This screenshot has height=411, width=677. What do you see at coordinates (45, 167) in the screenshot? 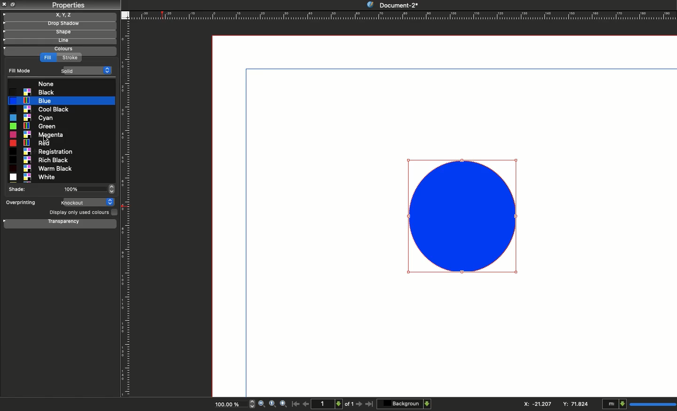
I see `Warm black` at bounding box center [45, 167].